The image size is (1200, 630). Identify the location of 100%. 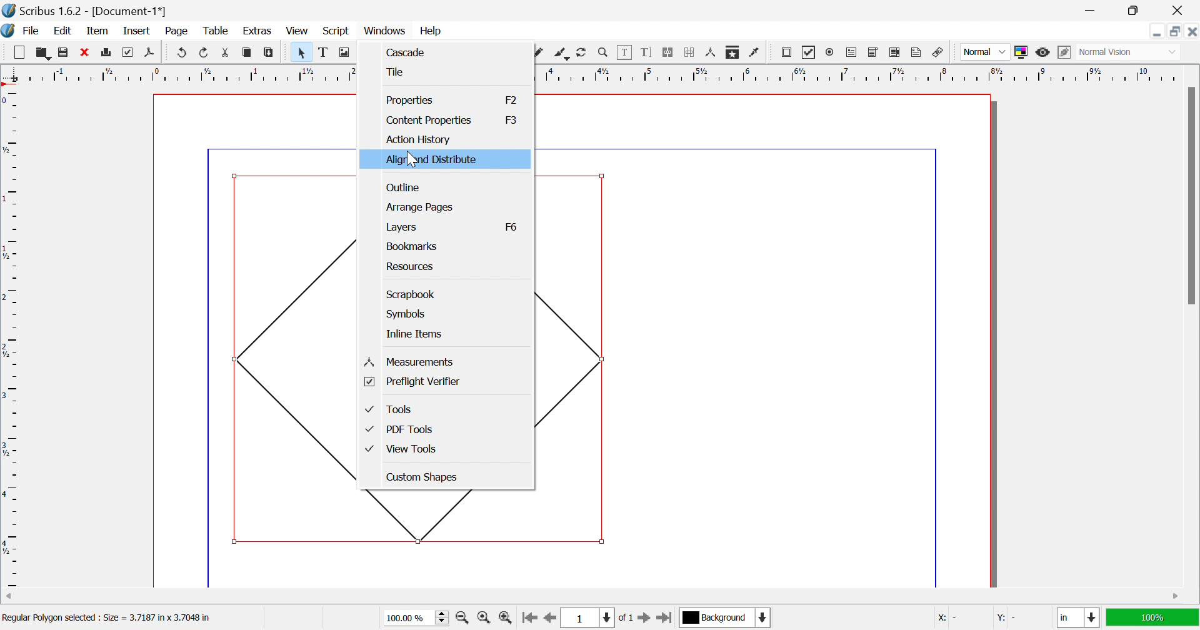
(1151, 616).